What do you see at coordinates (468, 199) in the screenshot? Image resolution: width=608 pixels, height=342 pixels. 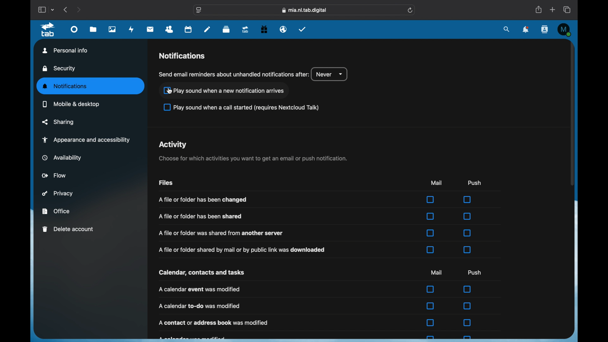 I see `checkbox` at bounding box center [468, 199].